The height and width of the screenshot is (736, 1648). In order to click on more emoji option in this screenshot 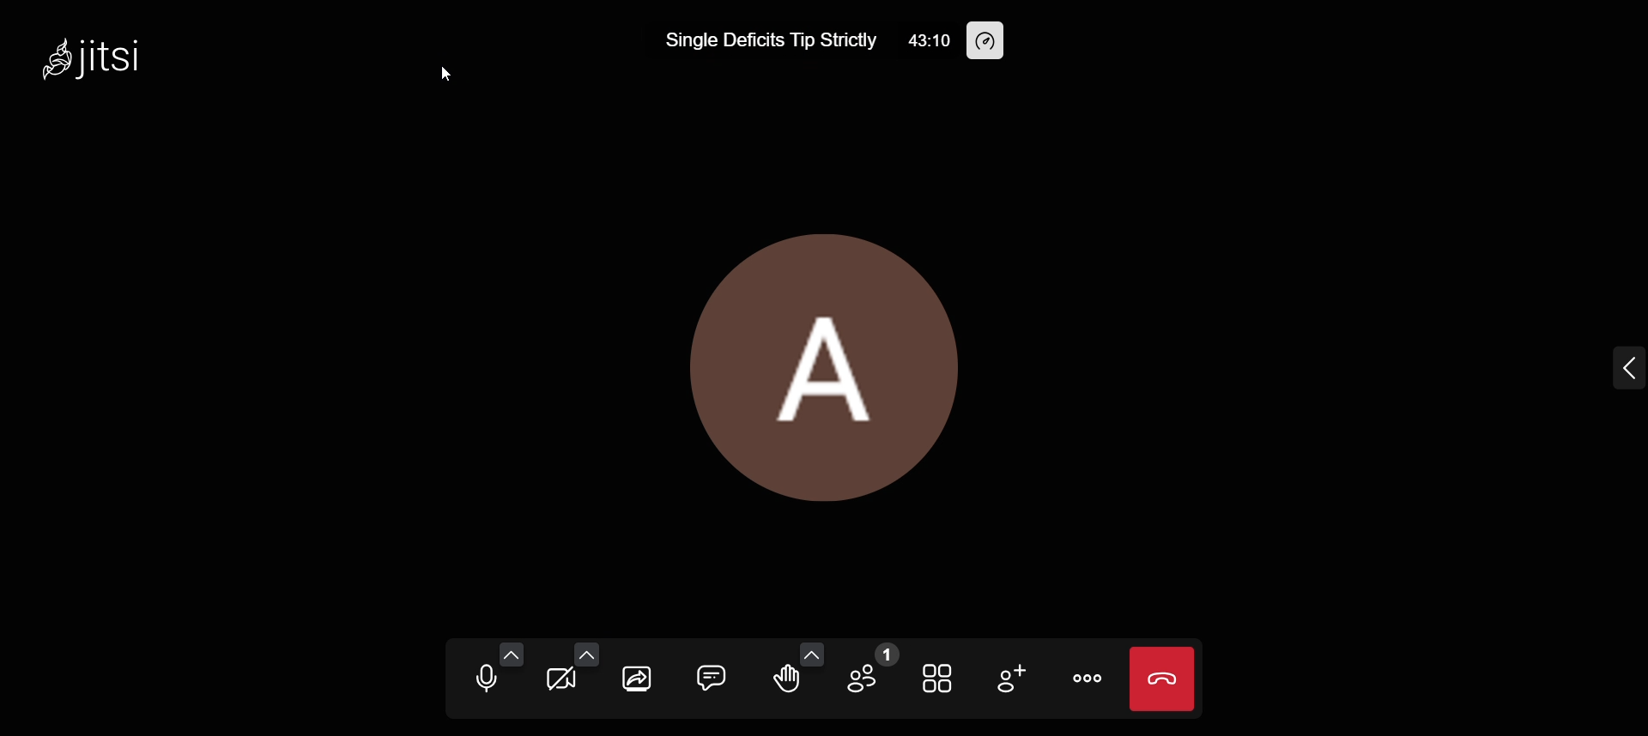, I will do `click(809, 655)`.